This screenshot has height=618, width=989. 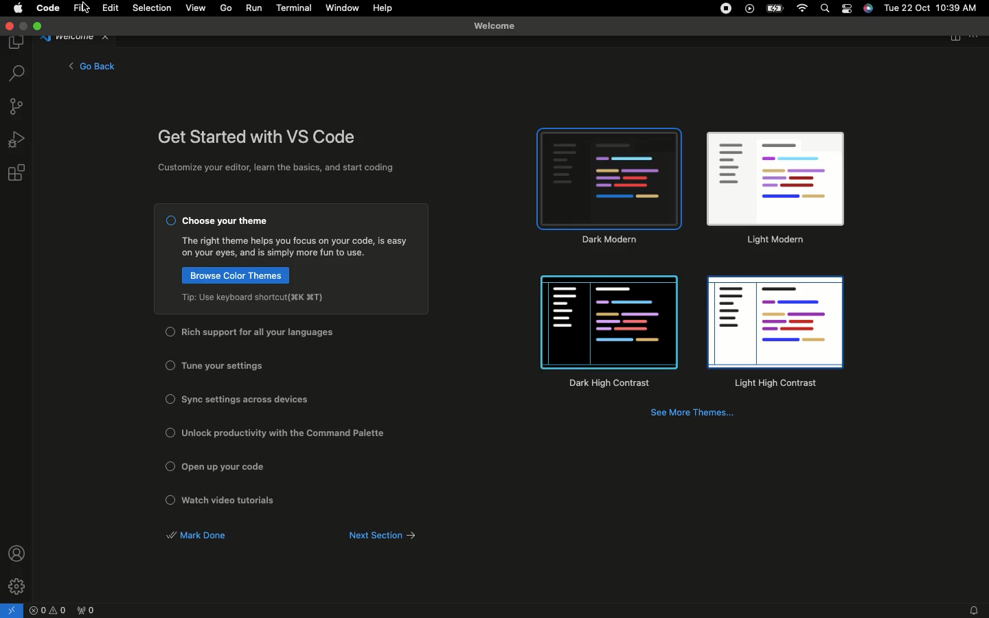 What do you see at coordinates (168, 332) in the screenshot?
I see `Checkbox` at bounding box center [168, 332].